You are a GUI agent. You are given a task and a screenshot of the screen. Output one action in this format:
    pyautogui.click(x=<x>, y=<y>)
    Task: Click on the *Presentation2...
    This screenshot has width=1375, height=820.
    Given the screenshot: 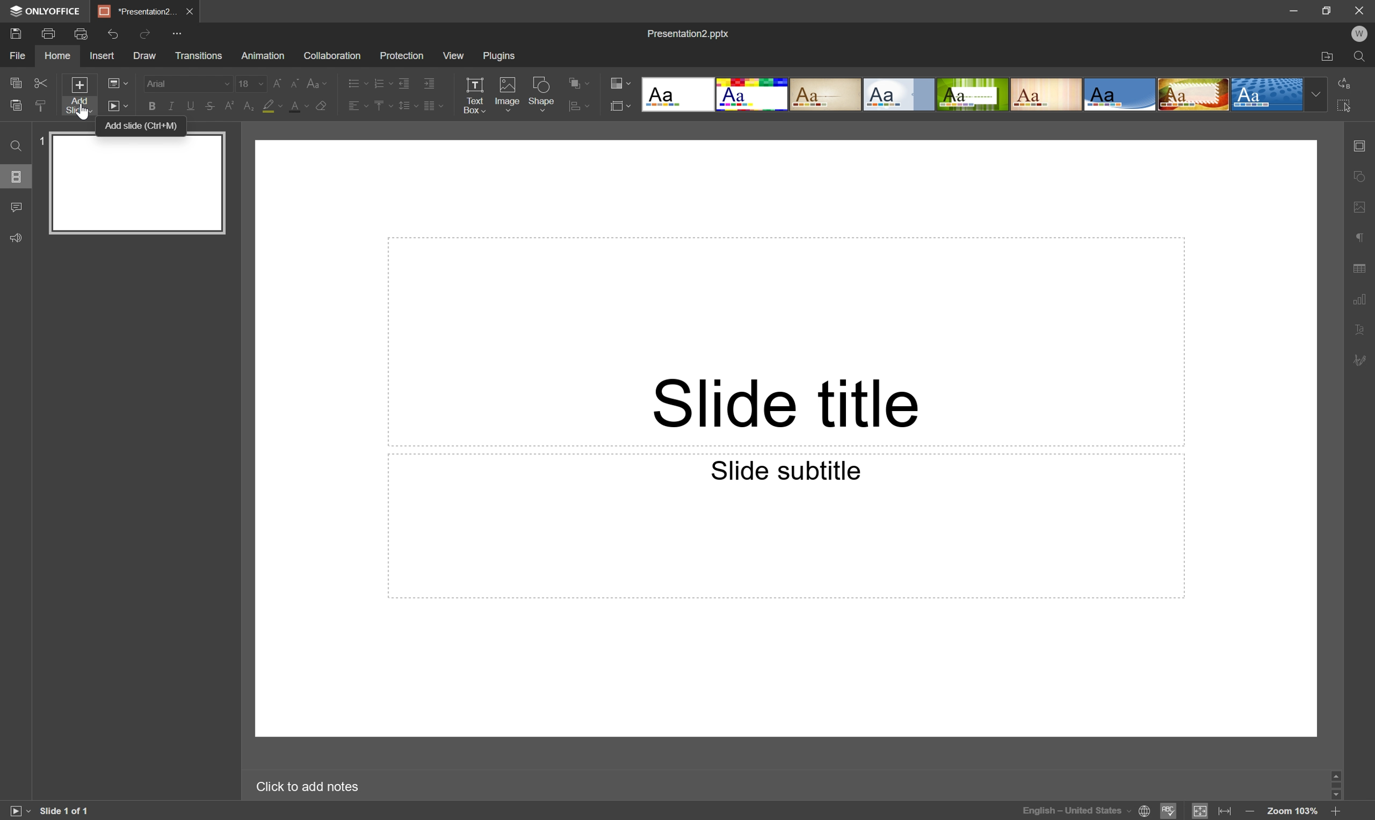 What is the action you would take?
    pyautogui.click(x=136, y=10)
    